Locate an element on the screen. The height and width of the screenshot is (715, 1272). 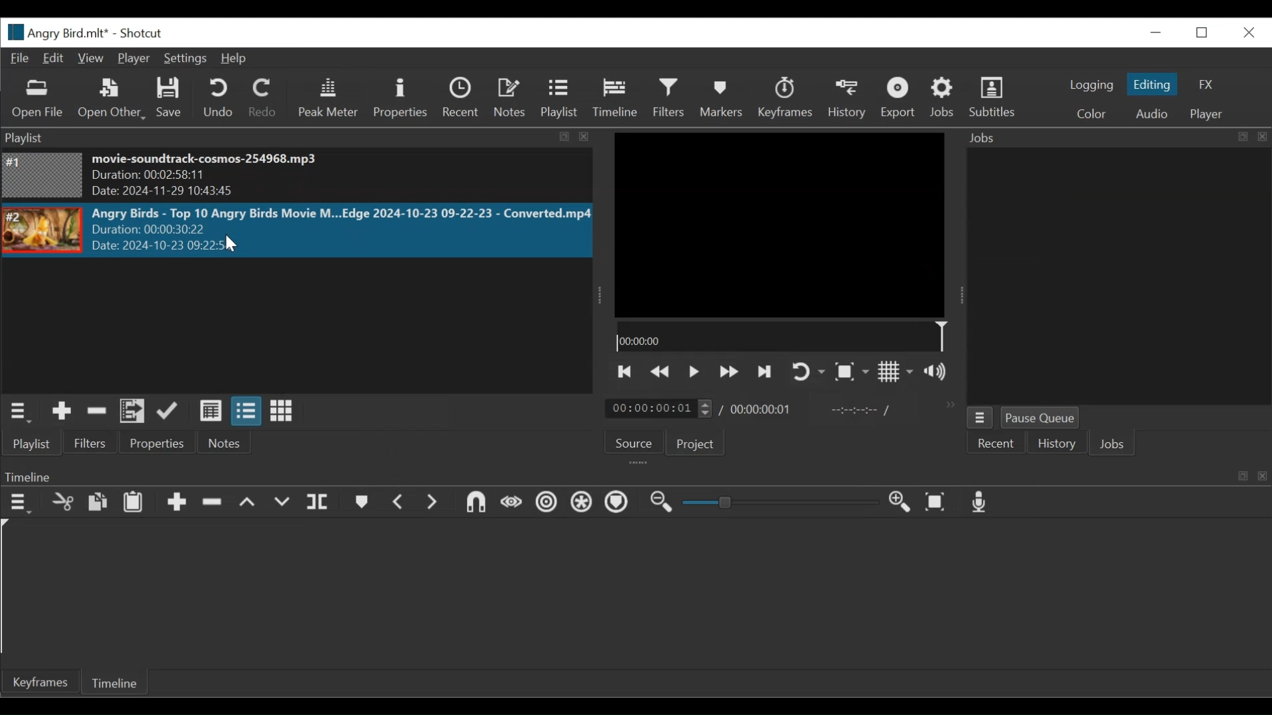
Markers is located at coordinates (721, 98).